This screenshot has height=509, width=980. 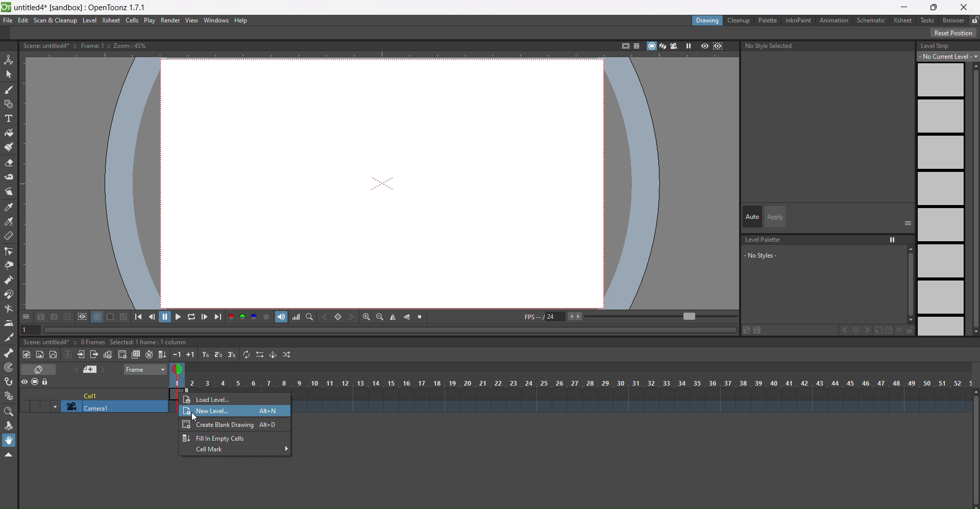 What do you see at coordinates (267, 316) in the screenshot?
I see `alpha chanel` at bounding box center [267, 316].